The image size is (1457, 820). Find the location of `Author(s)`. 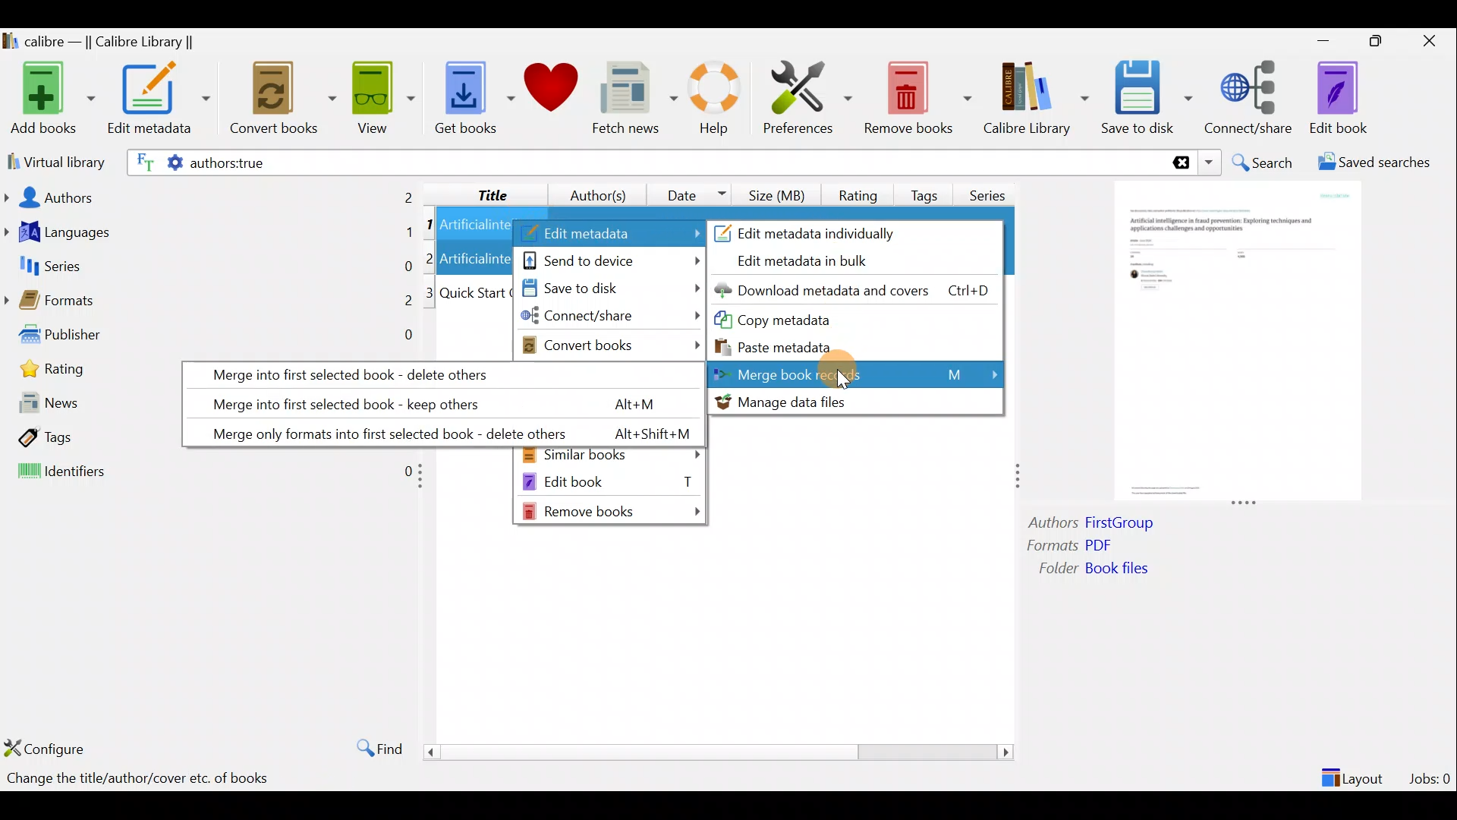

Author(s) is located at coordinates (591, 191).